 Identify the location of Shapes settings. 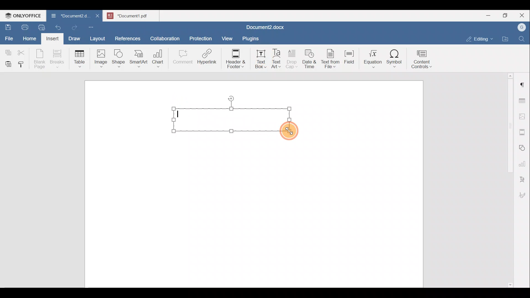
(523, 147).